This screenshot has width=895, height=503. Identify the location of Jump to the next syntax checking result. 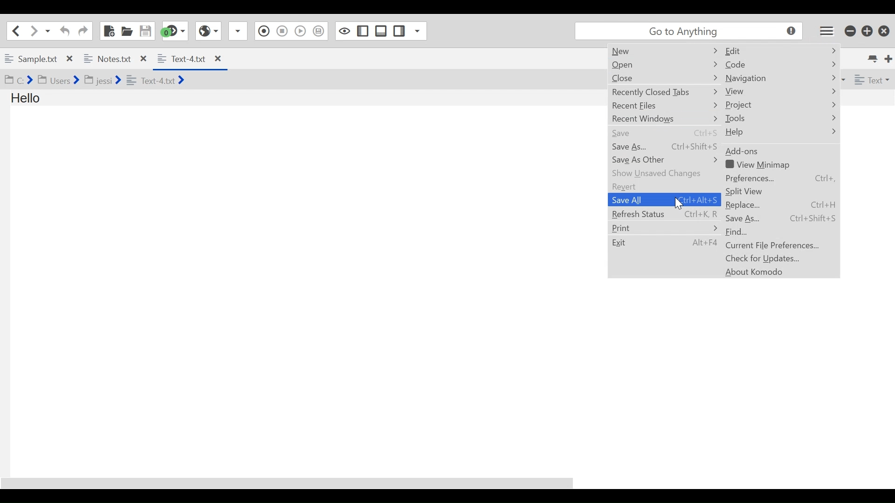
(174, 31).